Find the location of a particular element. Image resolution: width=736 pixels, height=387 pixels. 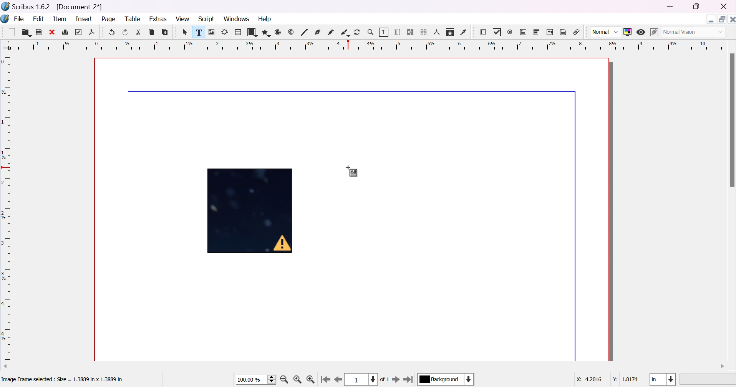

radio button is located at coordinates (511, 32).